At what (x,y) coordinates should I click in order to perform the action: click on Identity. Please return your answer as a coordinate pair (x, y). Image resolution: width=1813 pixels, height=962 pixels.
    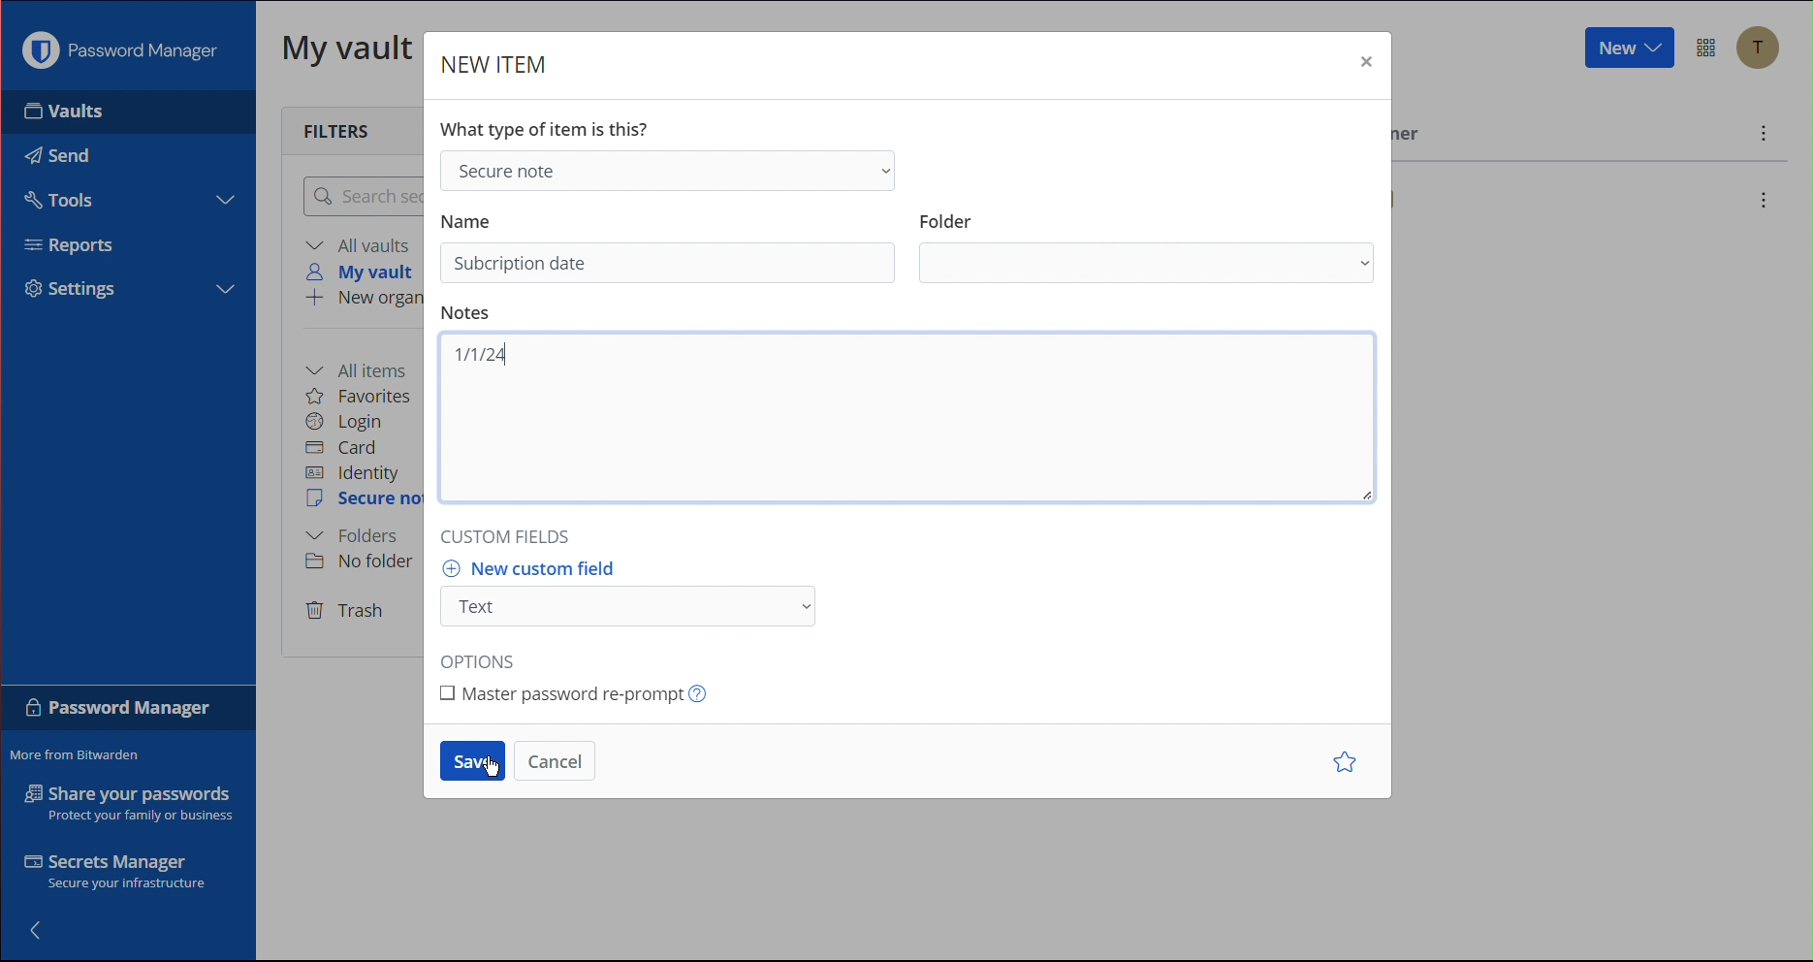
    Looking at the image, I should click on (353, 474).